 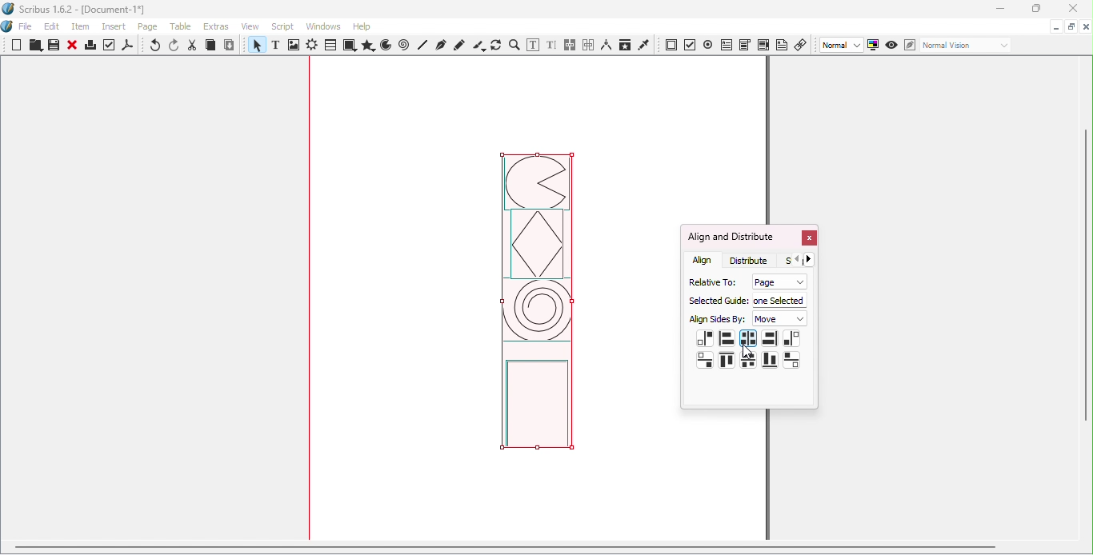 I want to click on File, so click(x=26, y=27).